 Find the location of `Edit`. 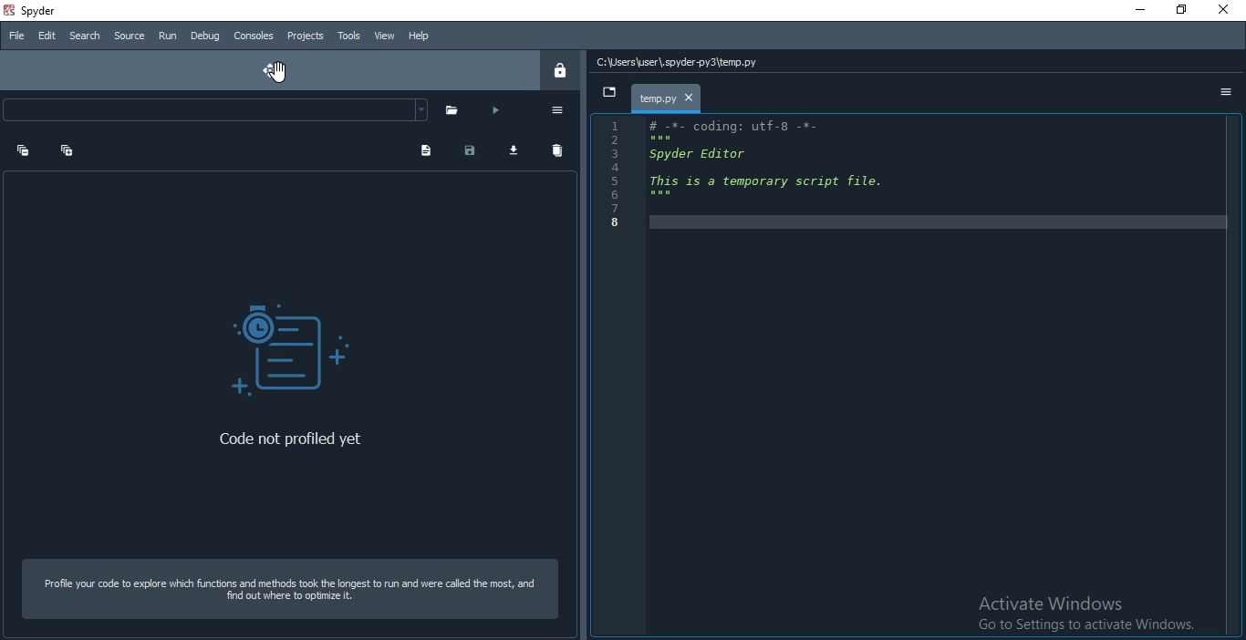

Edit is located at coordinates (46, 35).